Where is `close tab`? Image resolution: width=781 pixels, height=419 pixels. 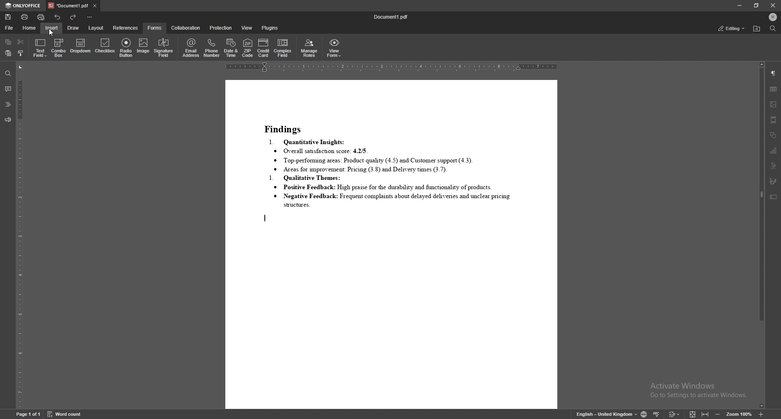
close tab is located at coordinates (95, 6).